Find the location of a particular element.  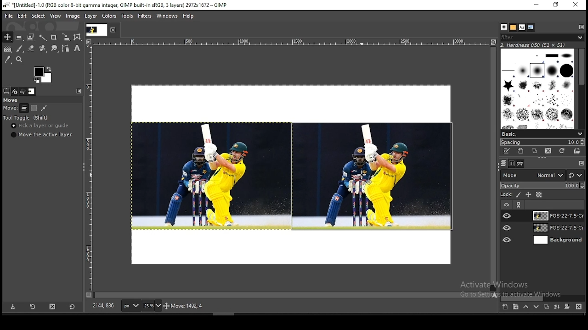

layer visibility on/off is located at coordinates (507, 215).